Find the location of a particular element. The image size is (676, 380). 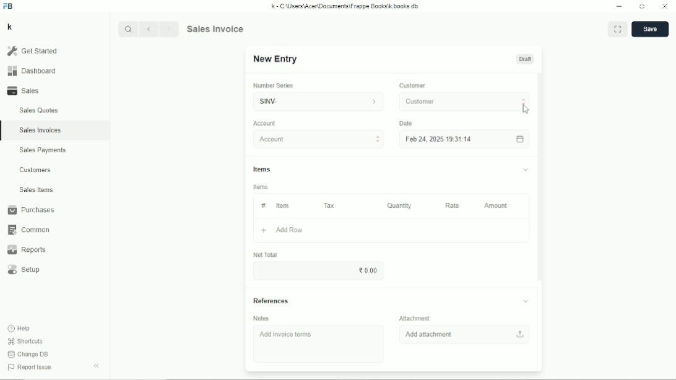

New entry is located at coordinates (275, 59).